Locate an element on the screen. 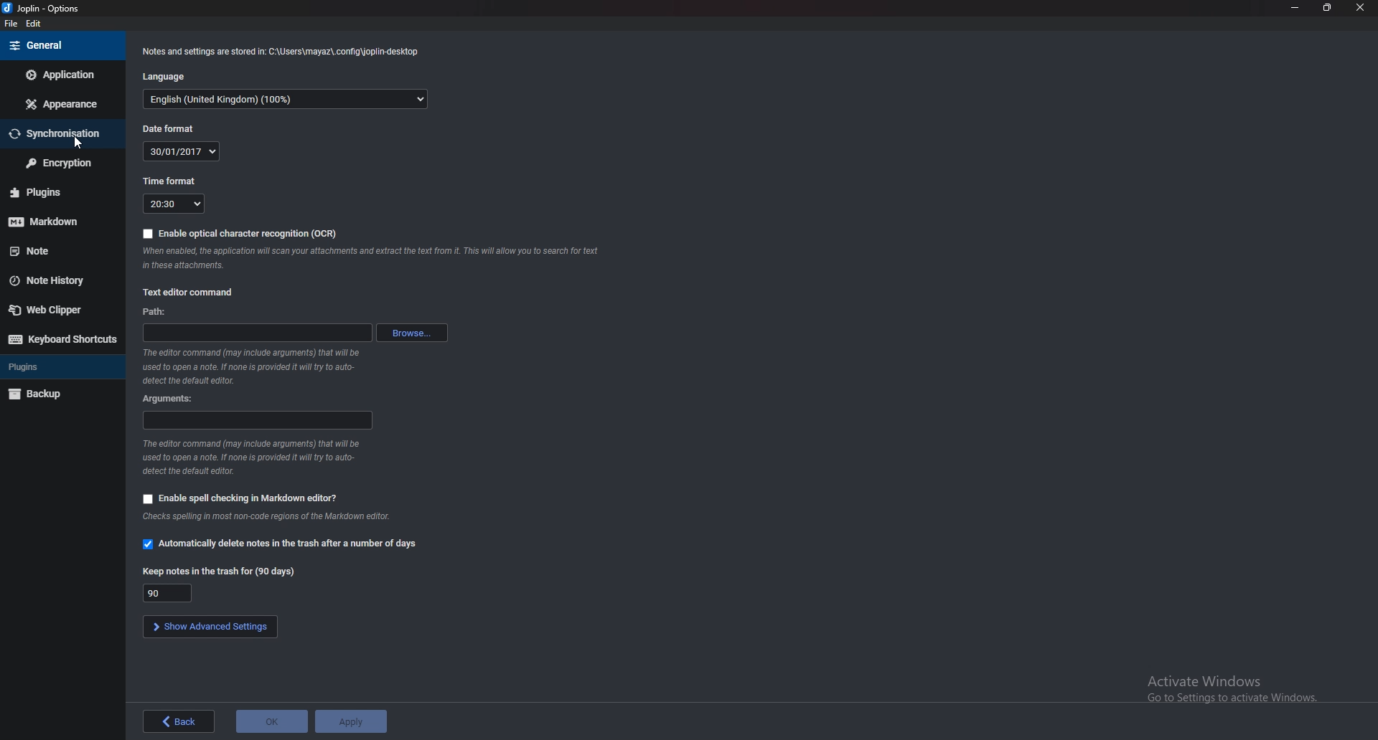 Image resolution: width=1378 pixels, height=740 pixels. plugins is located at coordinates (55, 194).